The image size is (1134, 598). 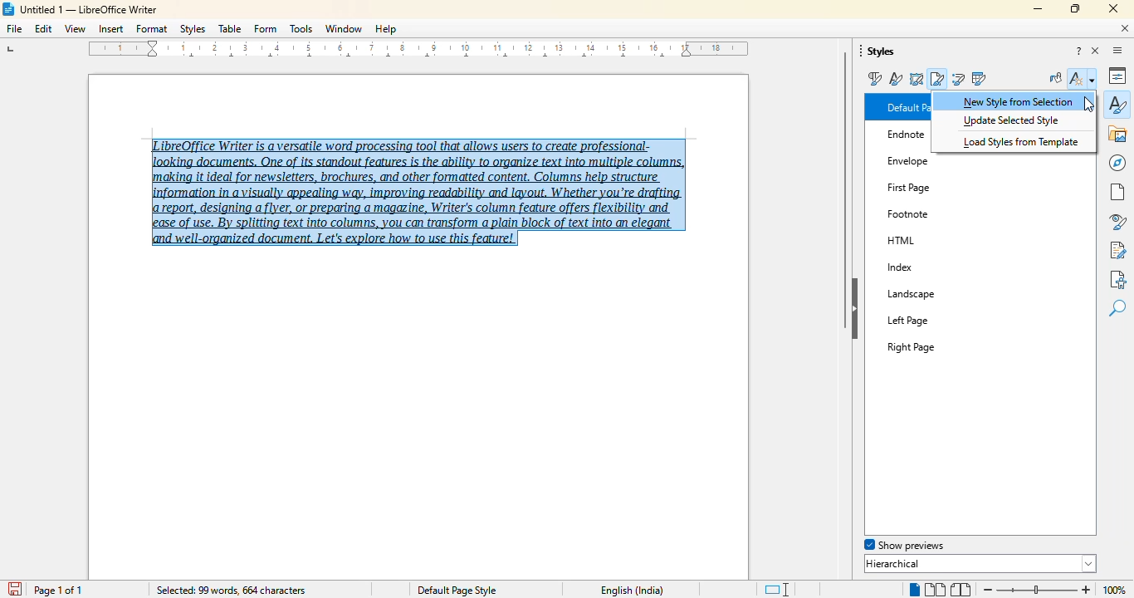 What do you see at coordinates (1097, 51) in the screenshot?
I see `close sidebar deck` at bounding box center [1097, 51].